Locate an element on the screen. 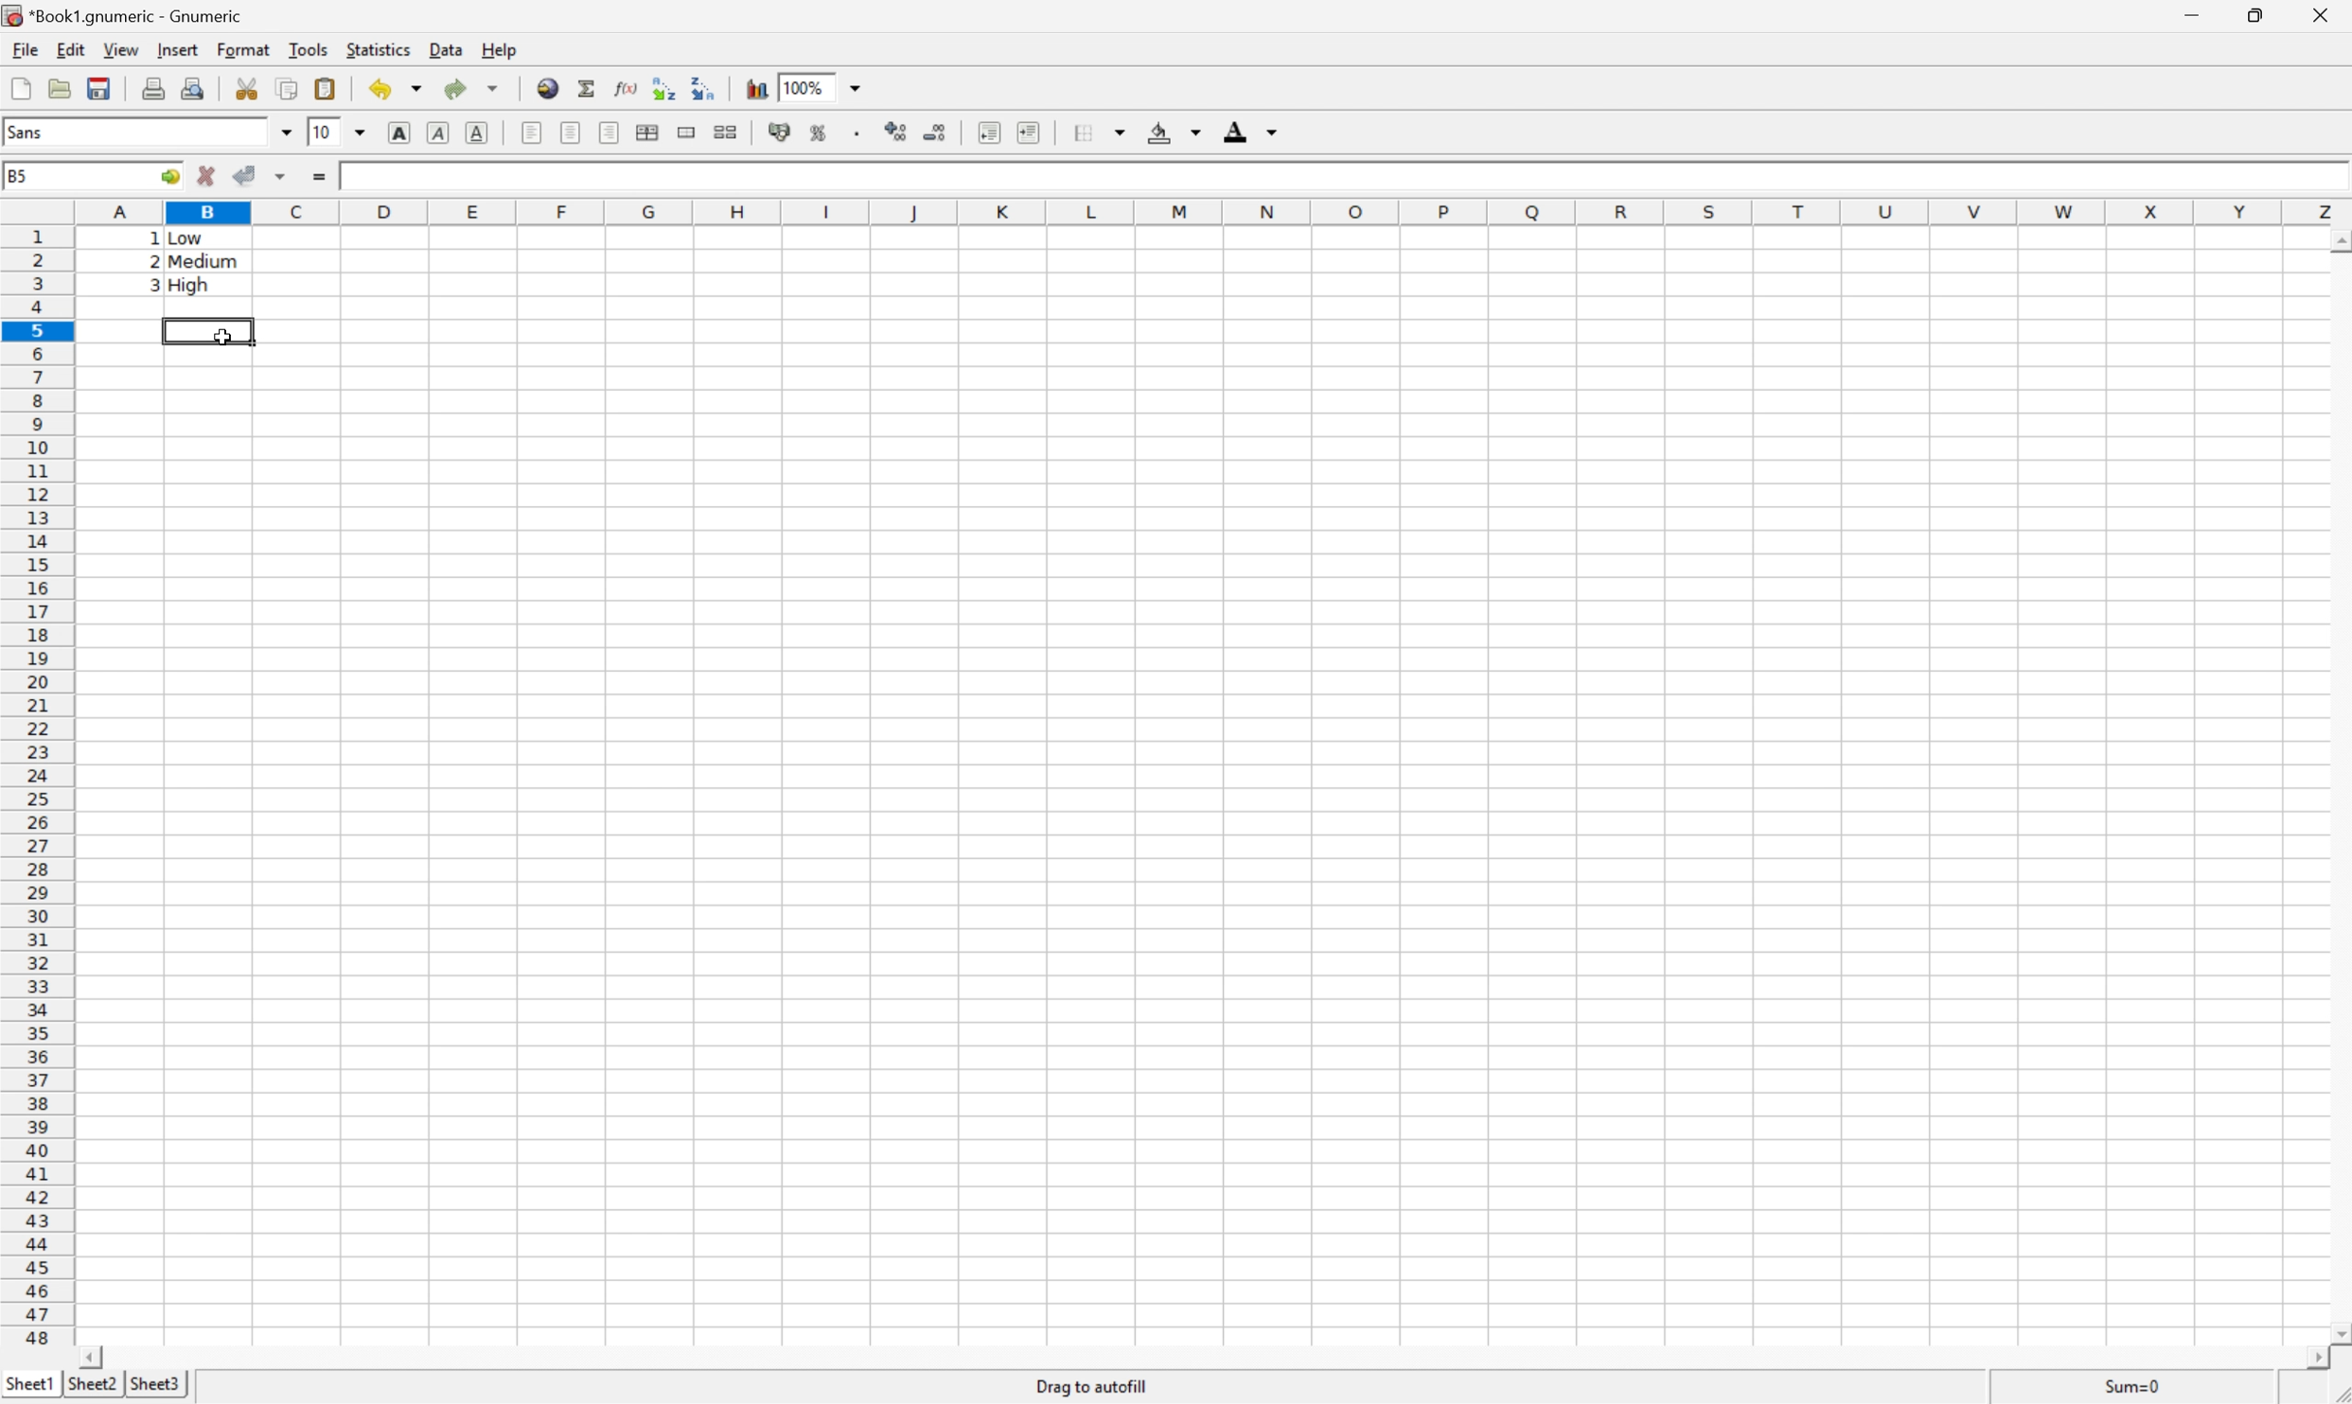  Low is located at coordinates (196, 238).